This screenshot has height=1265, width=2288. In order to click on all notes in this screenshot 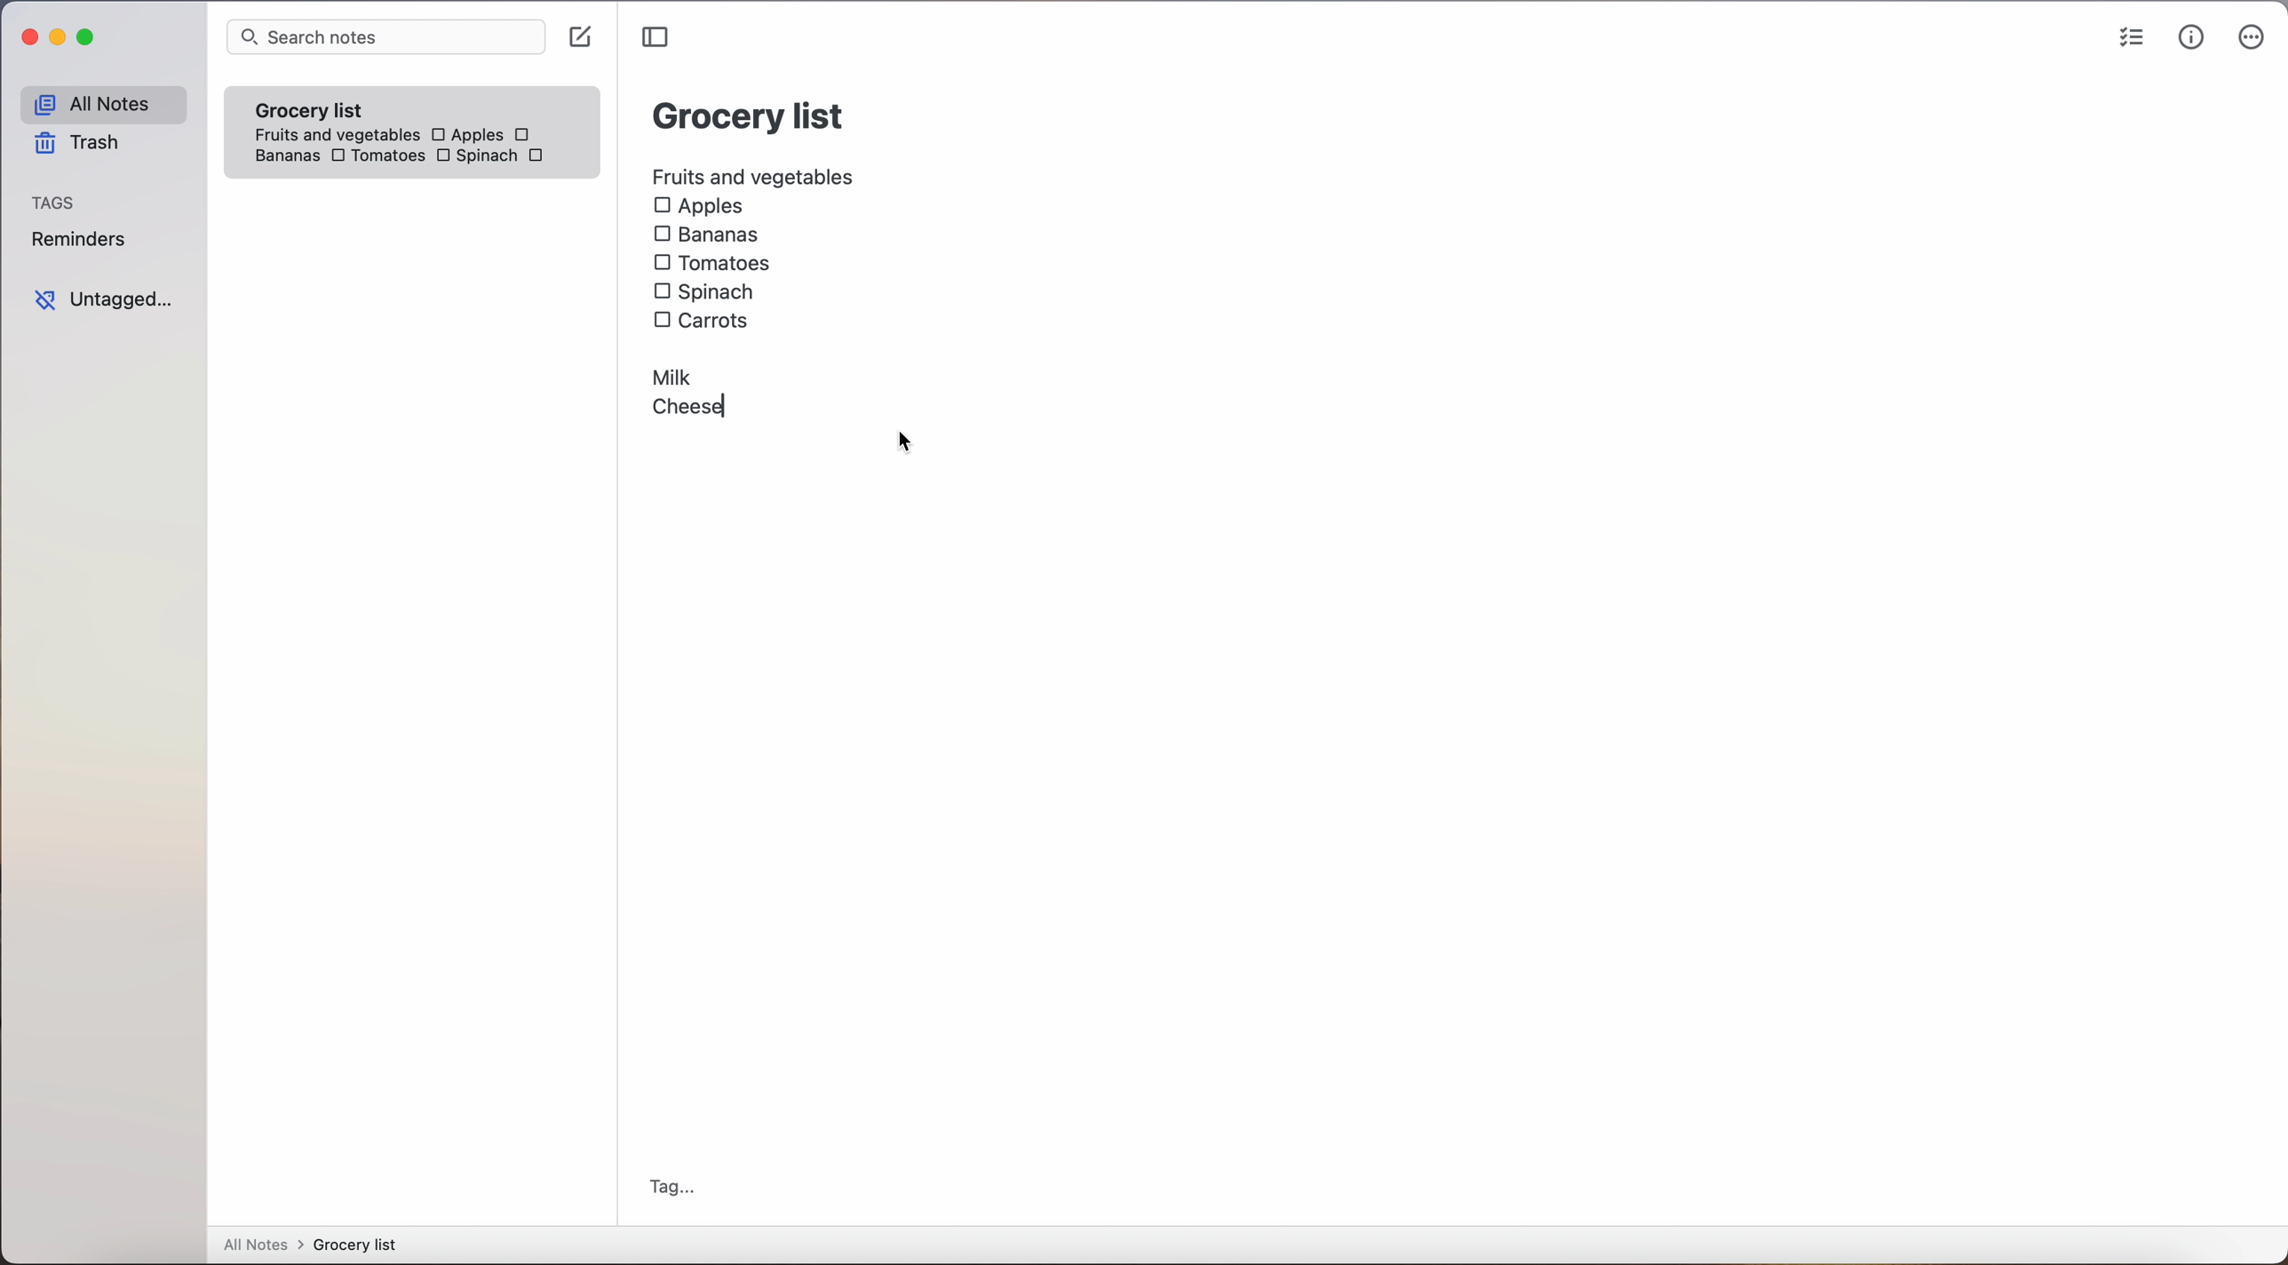, I will do `click(309, 1245)`.